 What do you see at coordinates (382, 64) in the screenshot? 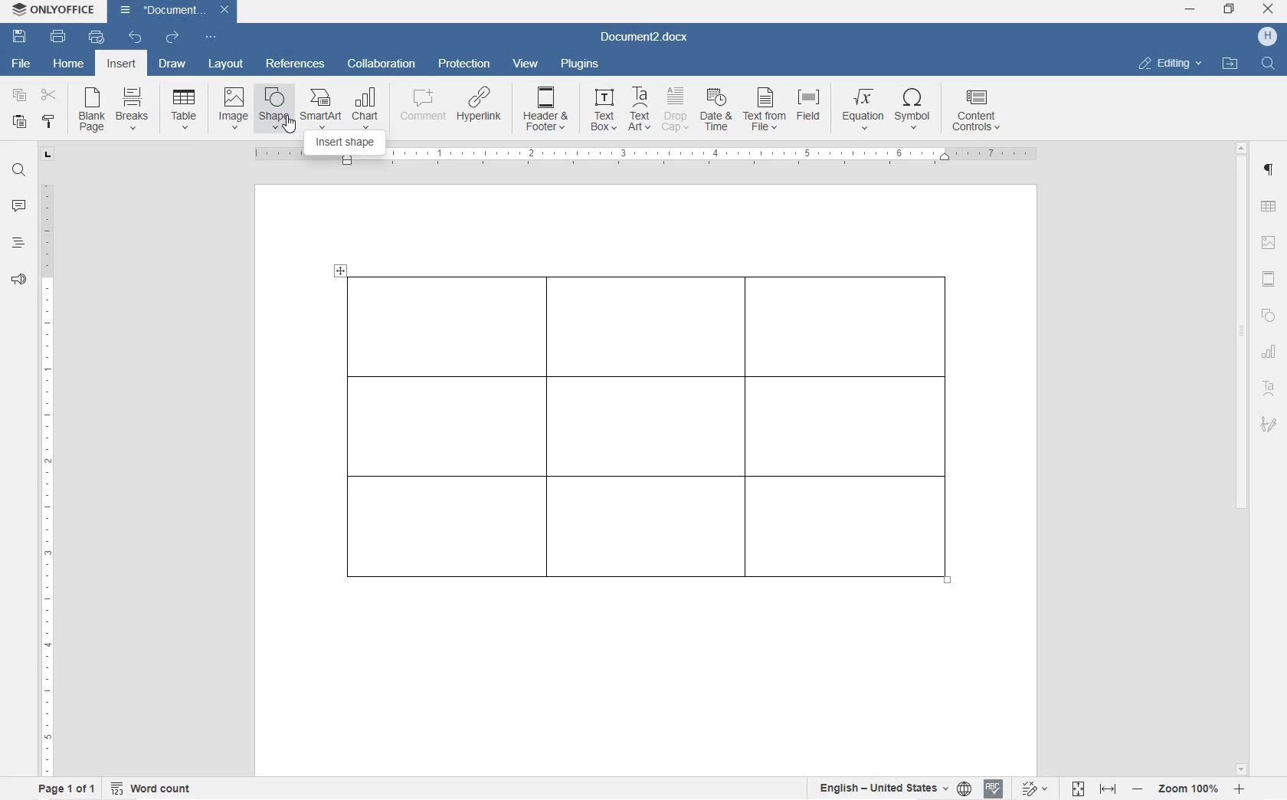
I see `collaboration` at bounding box center [382, 64].